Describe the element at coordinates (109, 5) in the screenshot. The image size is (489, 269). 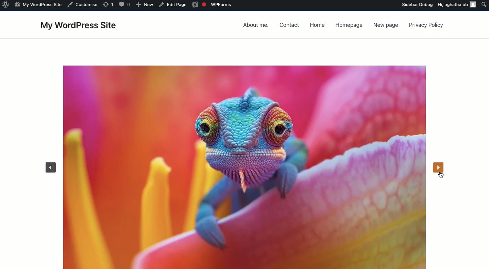
I see `` at that location.